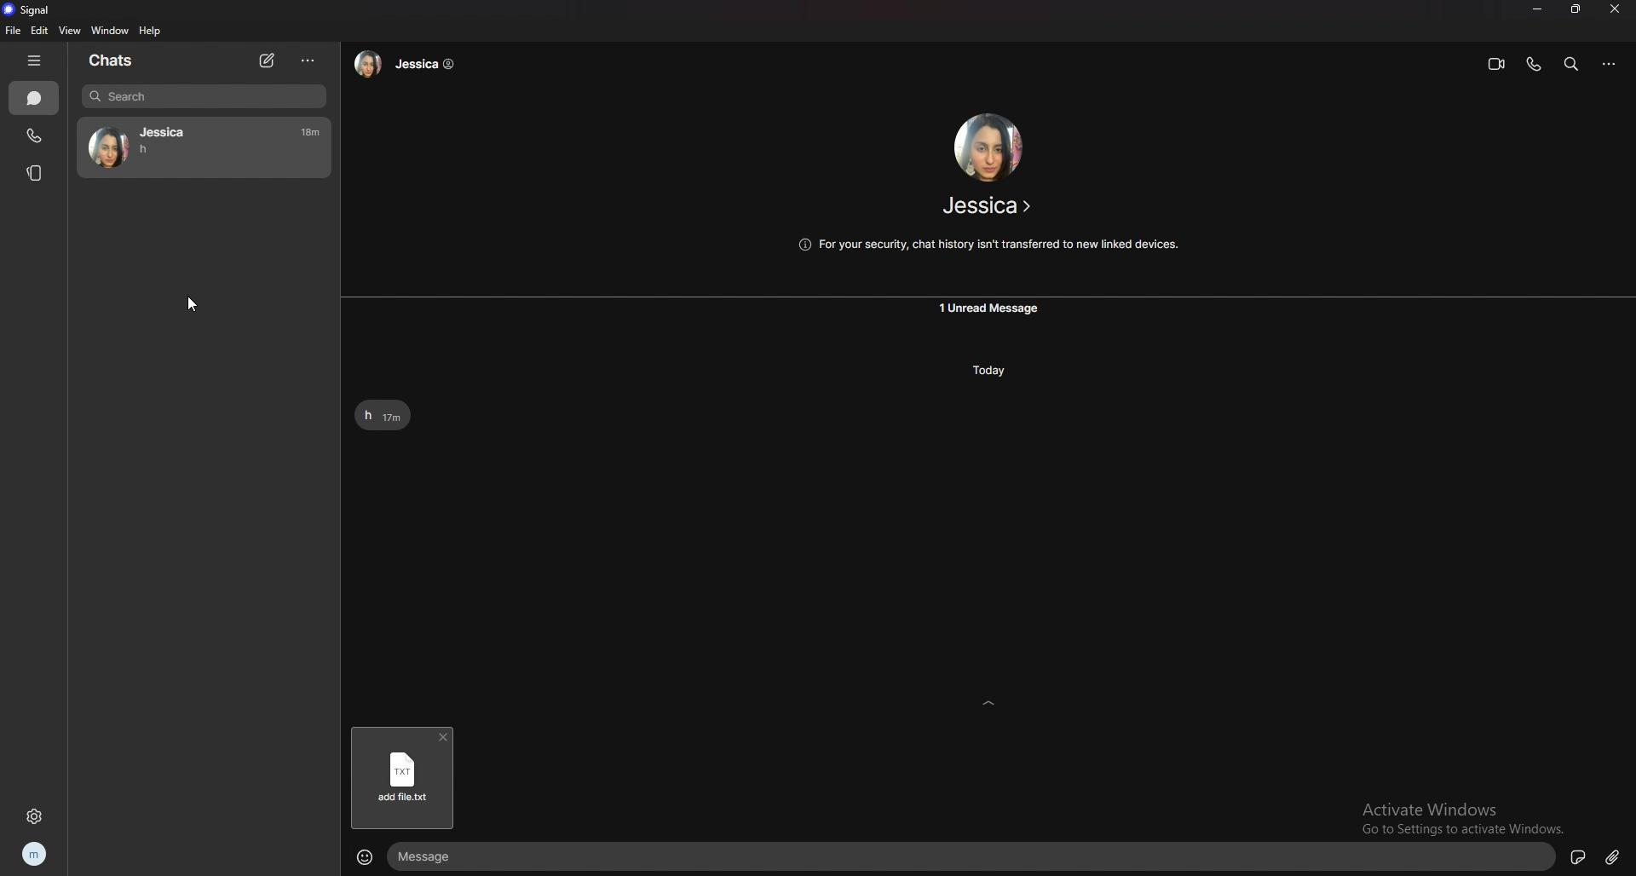 The width and height of the screenshot is (1636, 876). Describe the element at coordinates (146, 150) in the screenshot. I see `h` at that location.